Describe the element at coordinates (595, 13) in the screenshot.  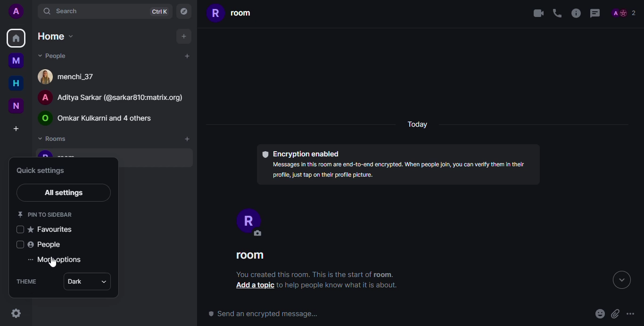
I see `threads` at that location.